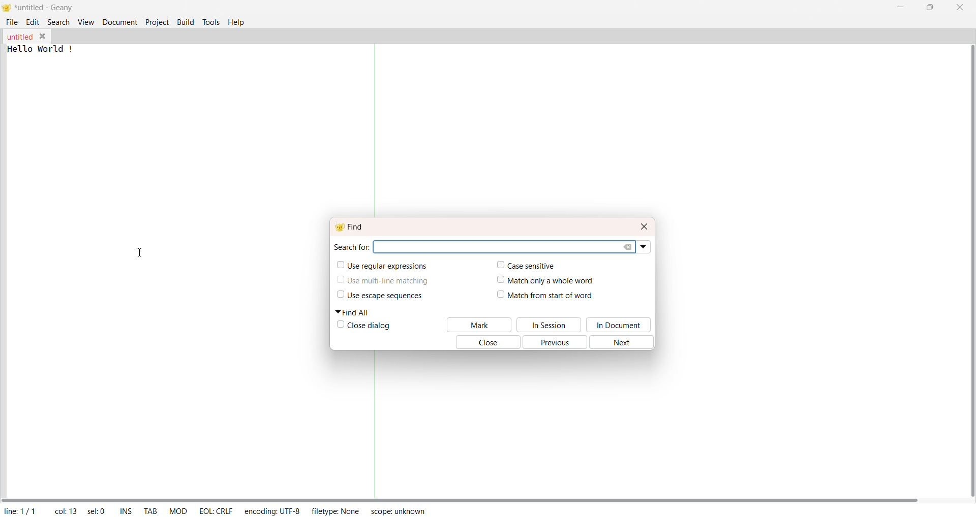  I want to click on Drop Down, so click(645, 247).